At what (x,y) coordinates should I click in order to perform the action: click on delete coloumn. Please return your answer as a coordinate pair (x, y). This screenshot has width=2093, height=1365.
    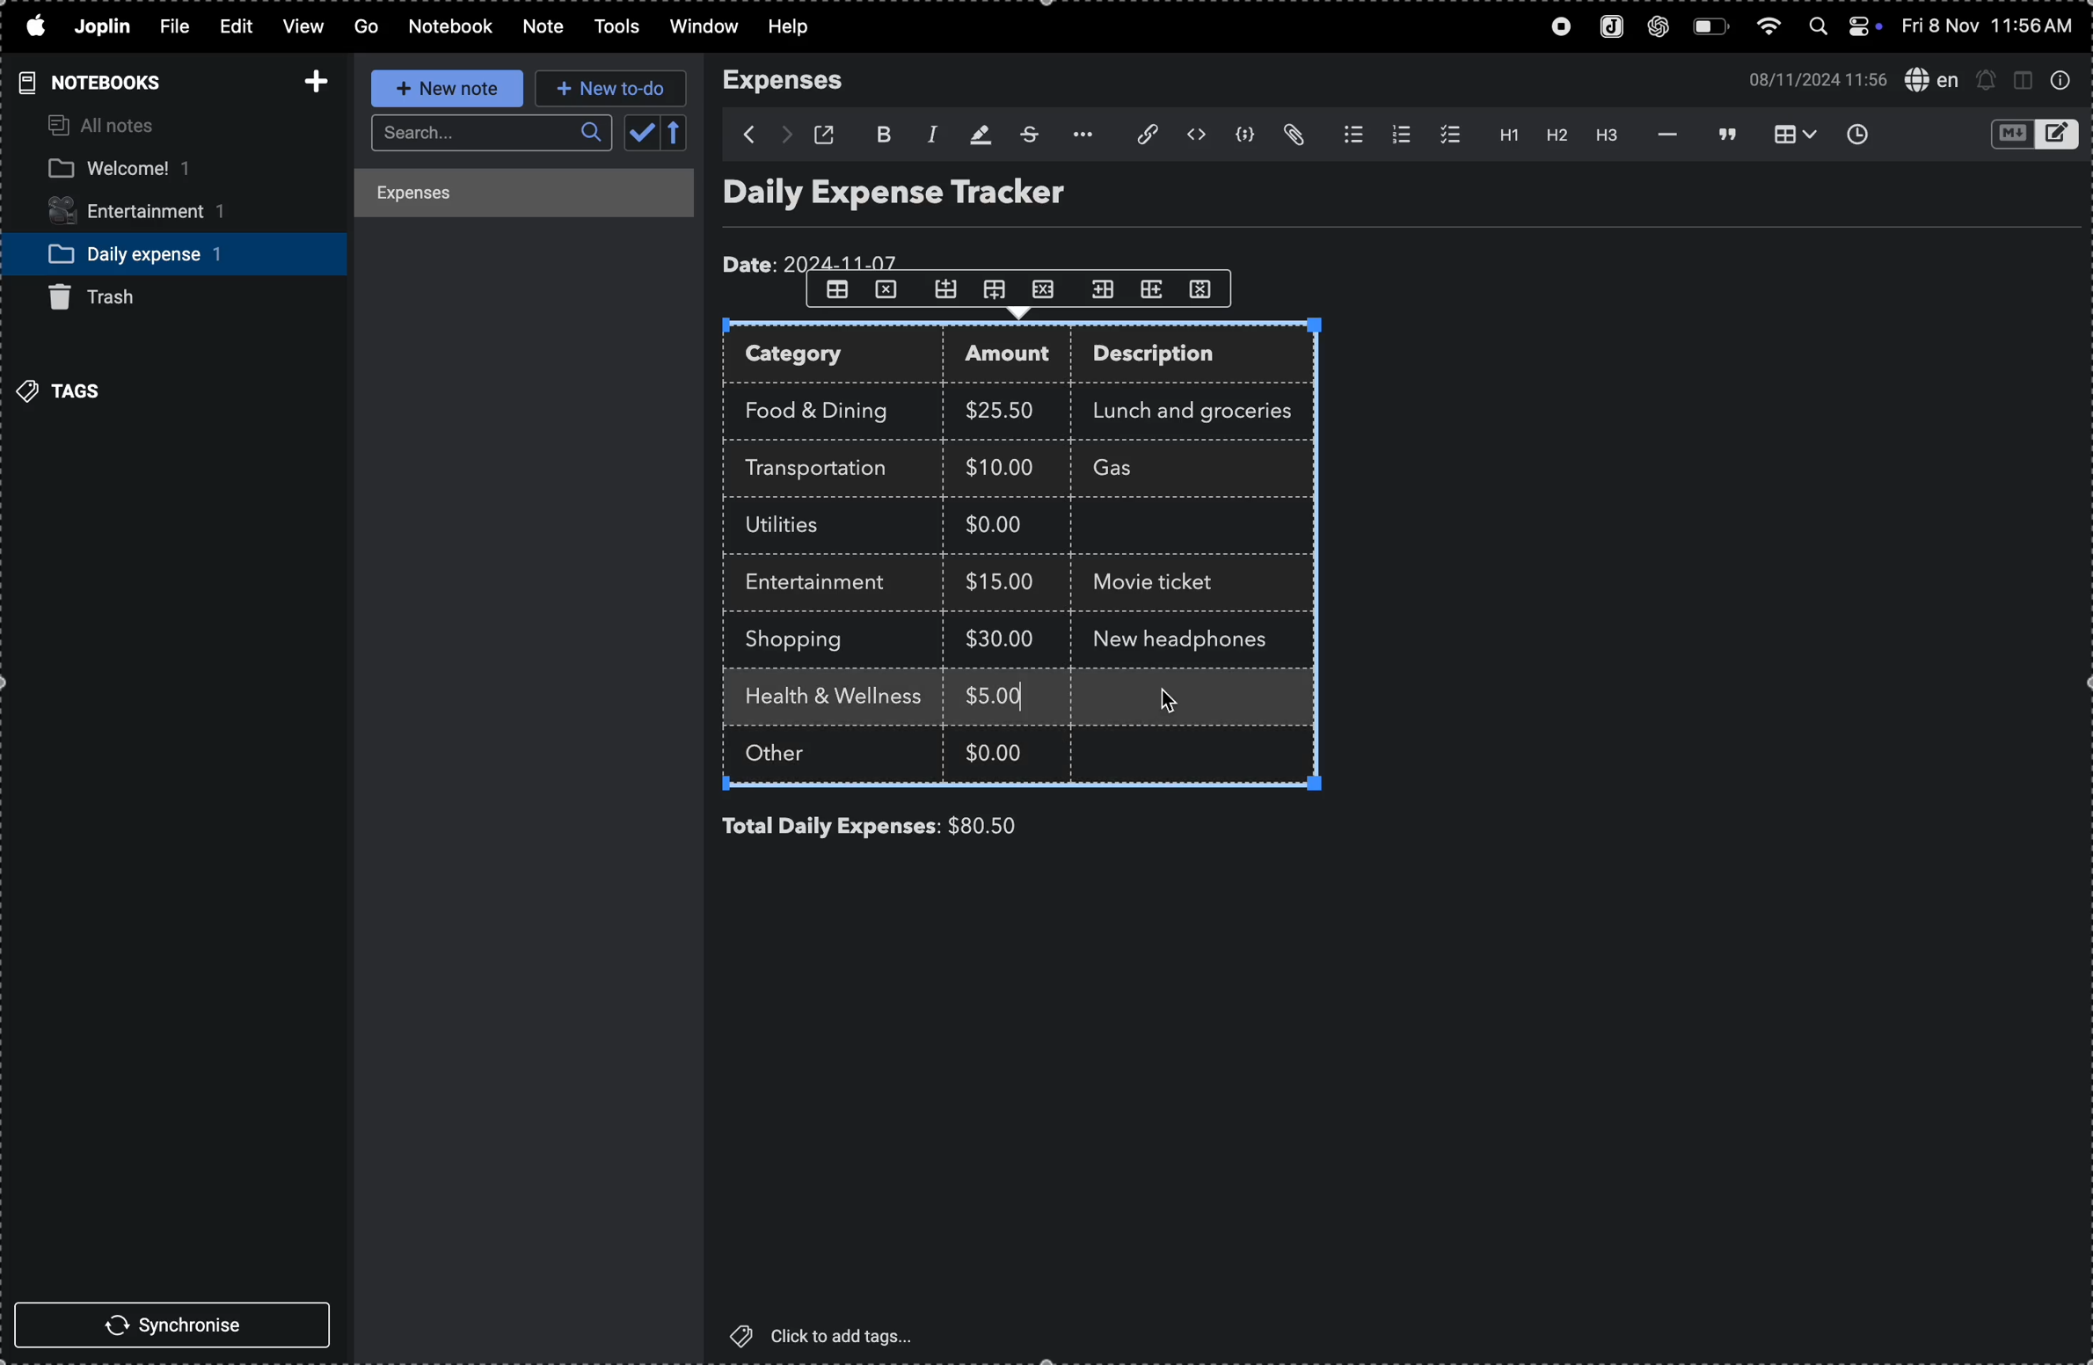
    Looking at the image, I should click on (1210, 288).